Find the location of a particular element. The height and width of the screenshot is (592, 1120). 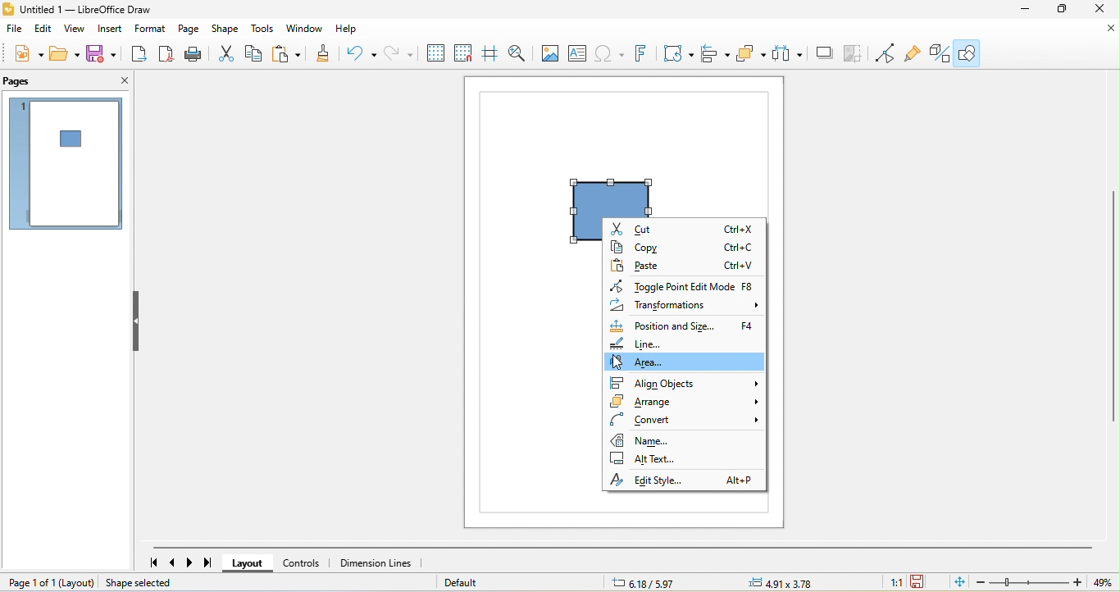

transformation is located at coordinates (686, 304).